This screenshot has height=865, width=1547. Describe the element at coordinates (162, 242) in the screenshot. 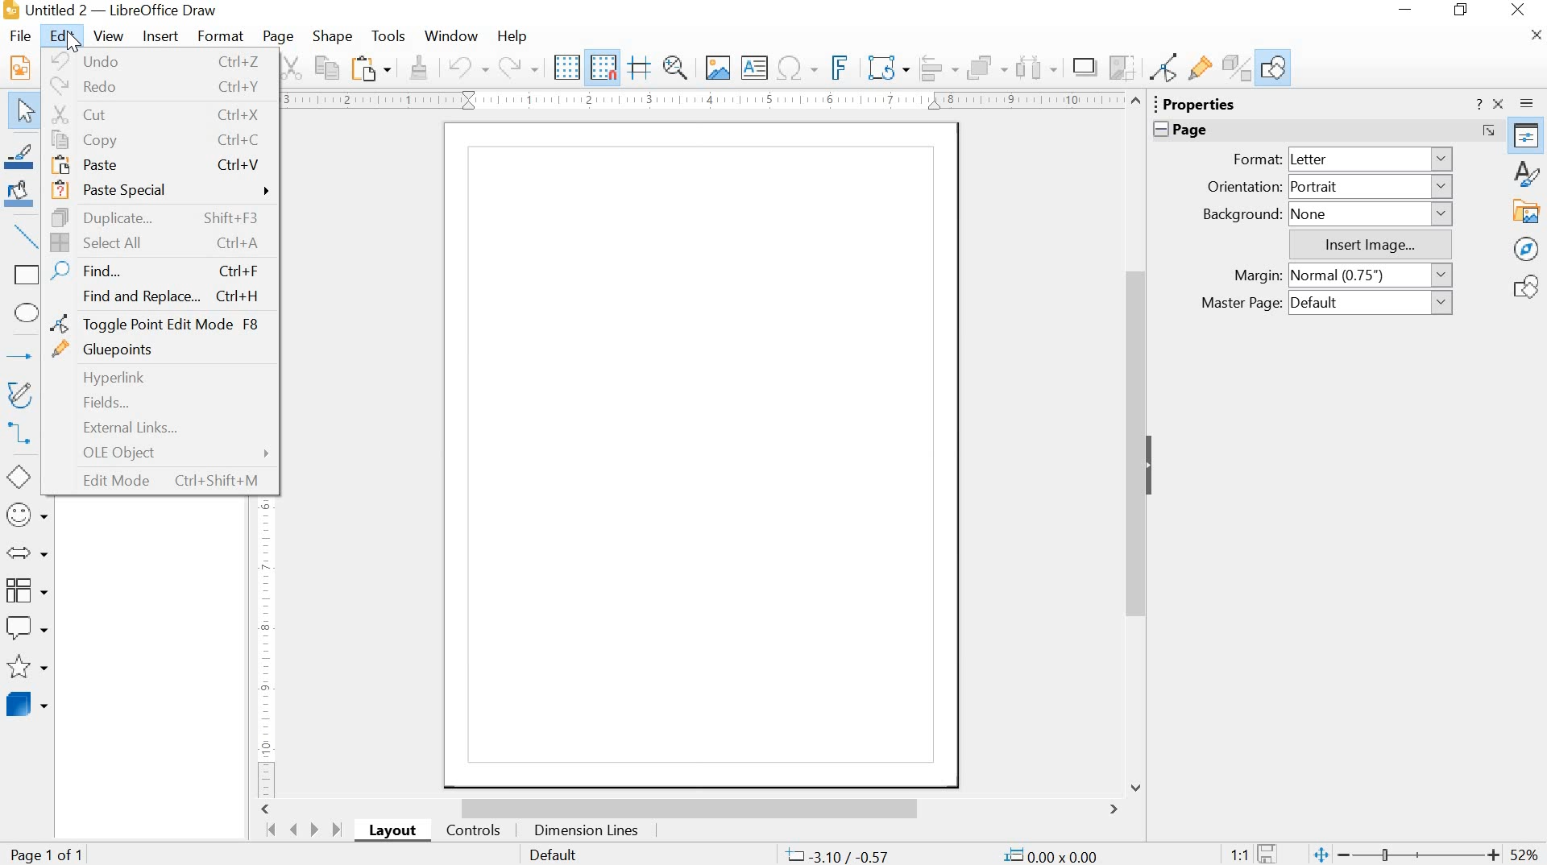

I see `select all` at that location.